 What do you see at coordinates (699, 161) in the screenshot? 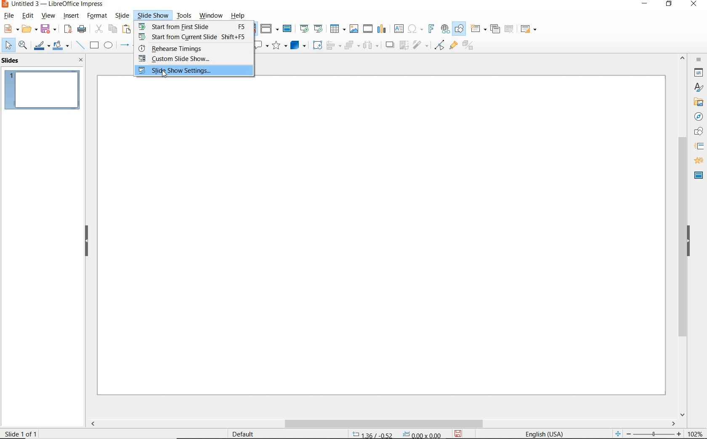
I see `ANIMATION` at bounding box center [699, 161].